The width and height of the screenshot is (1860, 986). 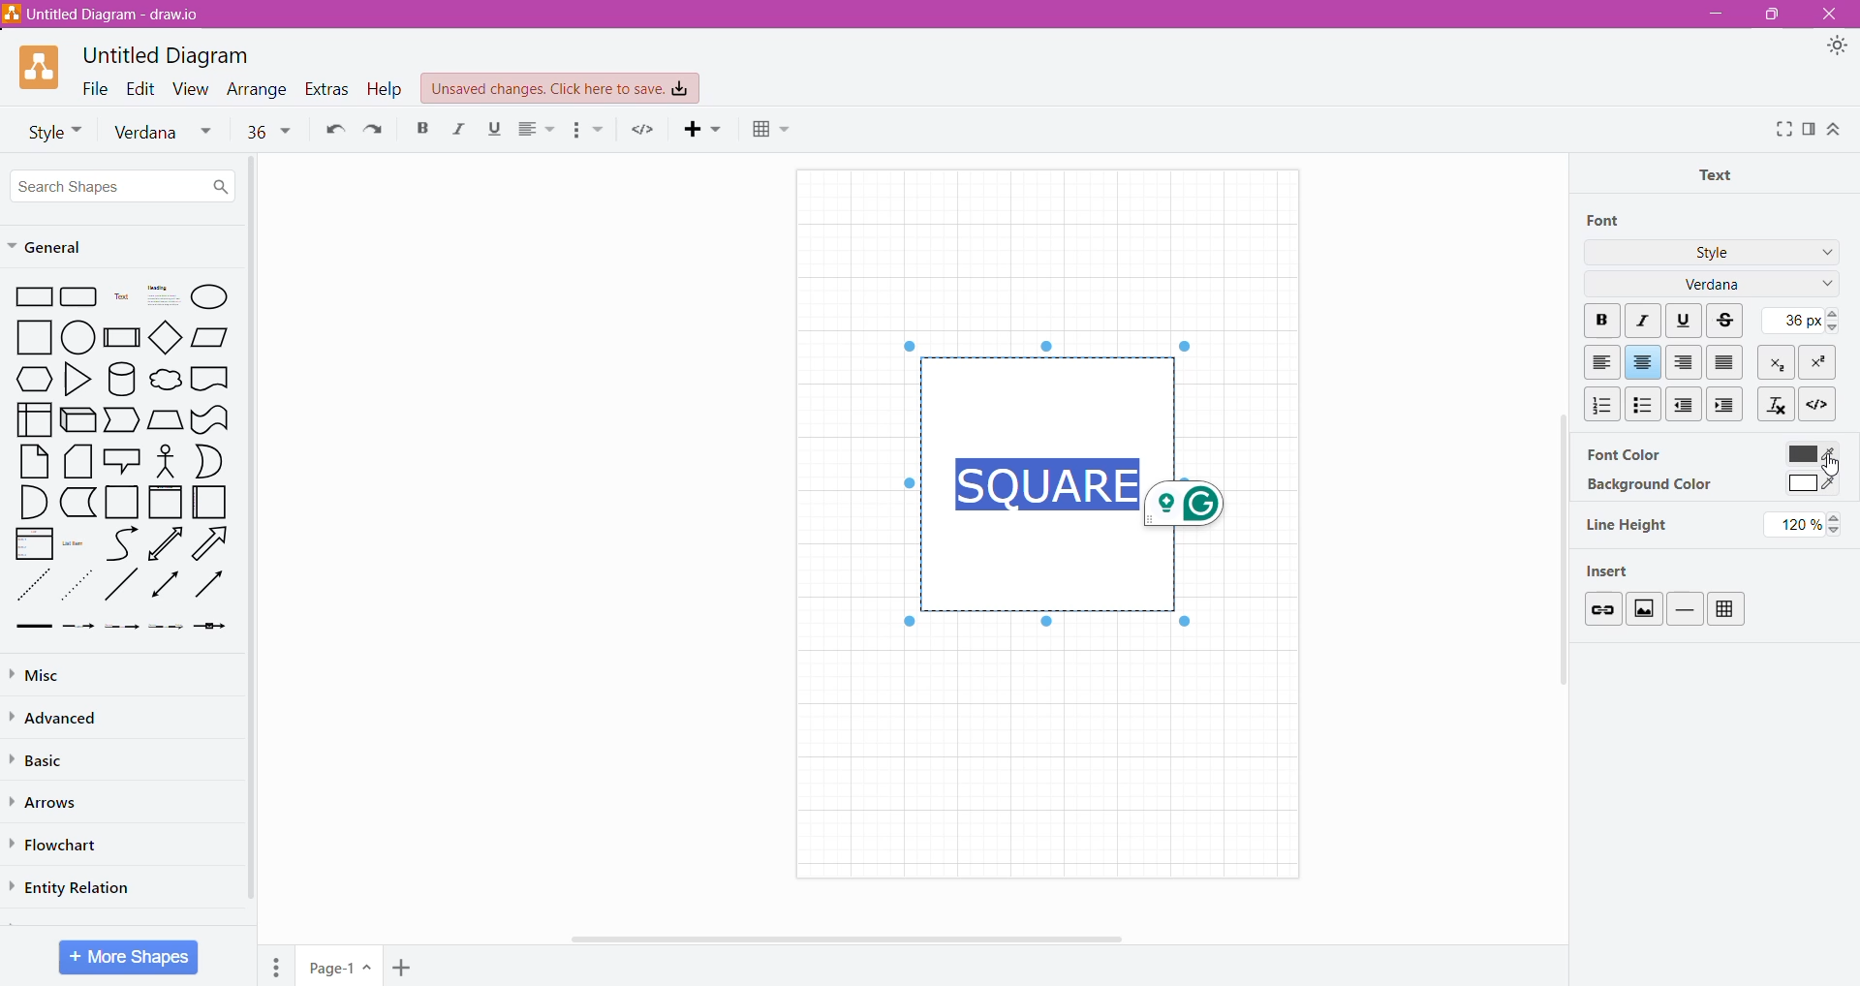 What do you see at coordinates (28, 337) in the screenshot?
I see `square` at bounding box center [28, 337].